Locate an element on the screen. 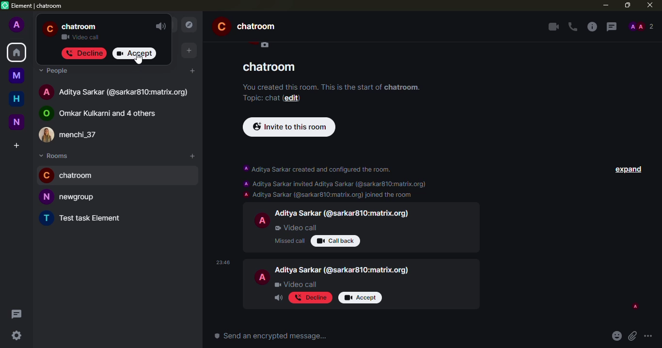 This screenshot has height=348, width=662. attach is located at coordinates (632, 336).